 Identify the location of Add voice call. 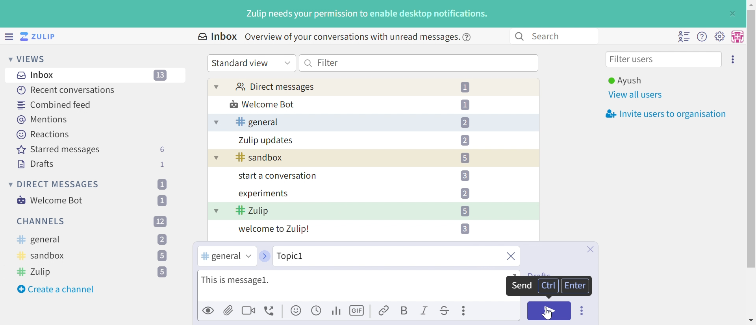
(271, 311).